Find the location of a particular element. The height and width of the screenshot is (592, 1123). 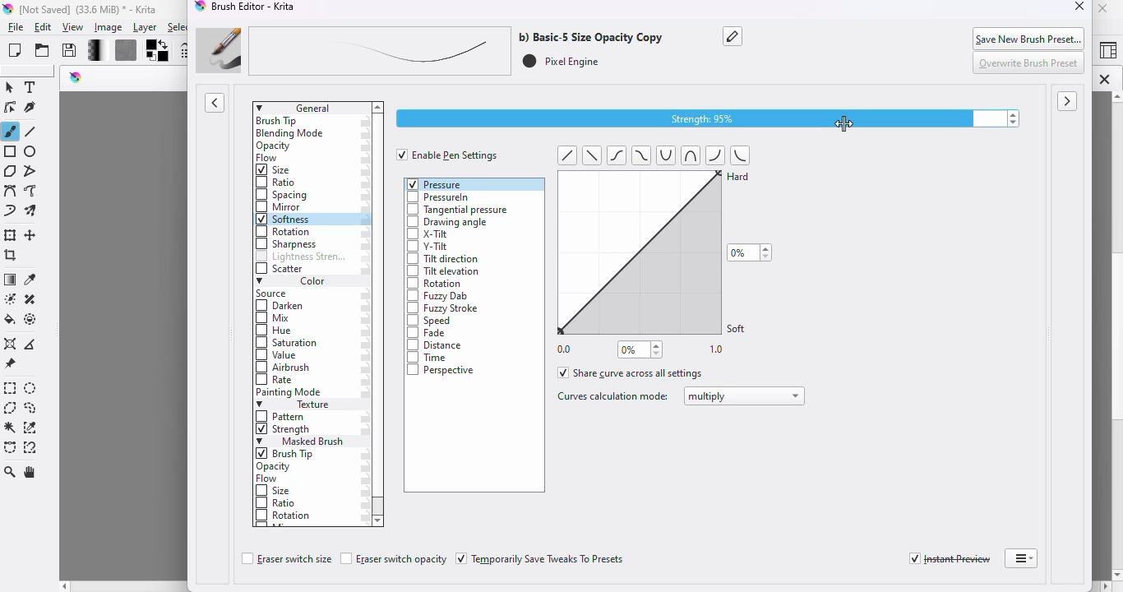

half curve is located at coordinates (717, 155).